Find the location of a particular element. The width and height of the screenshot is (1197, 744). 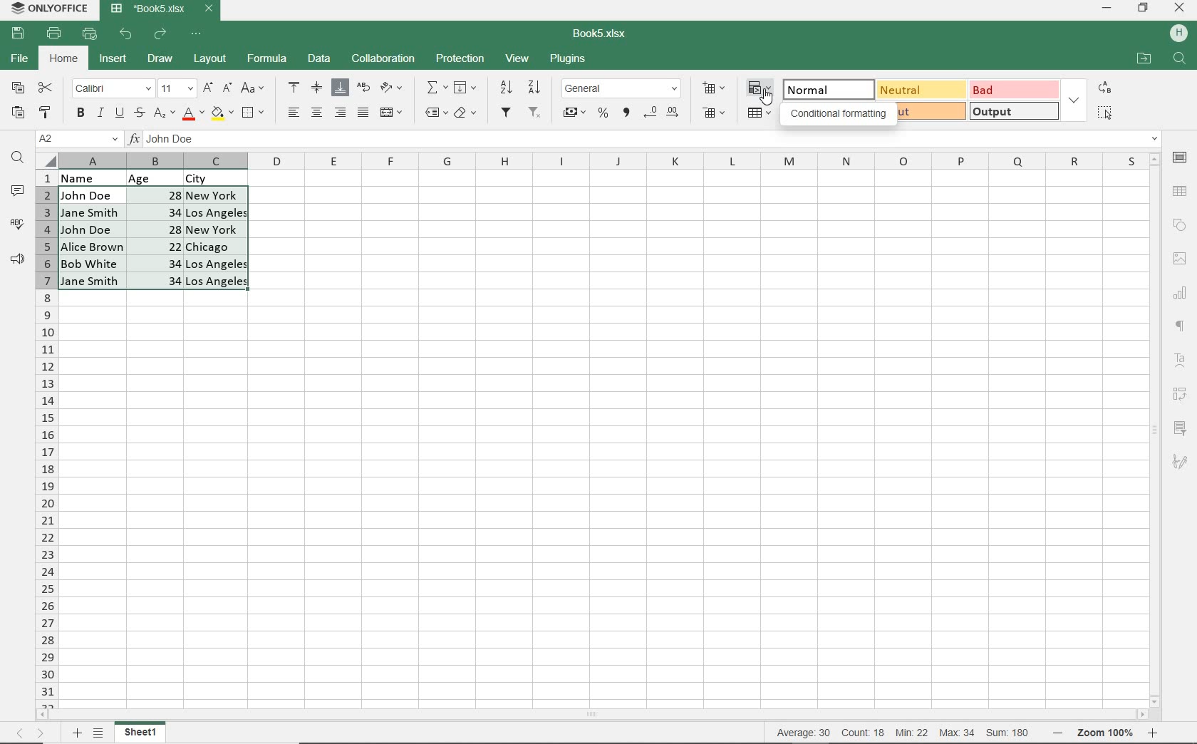

CLOSE is located at coordinates (1180, 9).